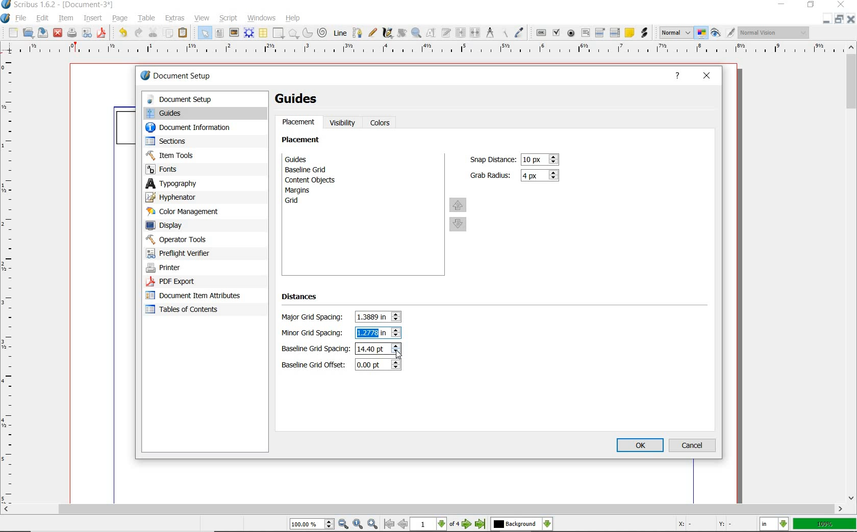 The height and width of the screenshot is (532, 857). I want to click on grid, so click(306, 202).